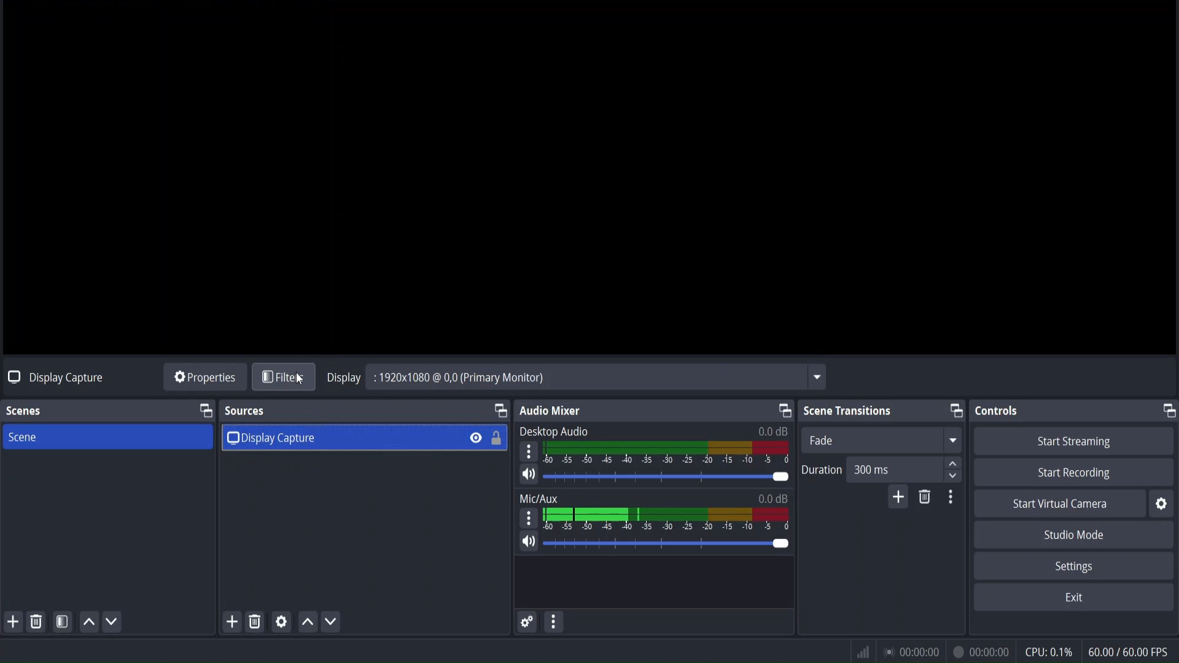 The width and height of the screenshot is (1179, 663). Describe the element at coordinates (527, 449) in the screenshot. I see `settings` at that location.